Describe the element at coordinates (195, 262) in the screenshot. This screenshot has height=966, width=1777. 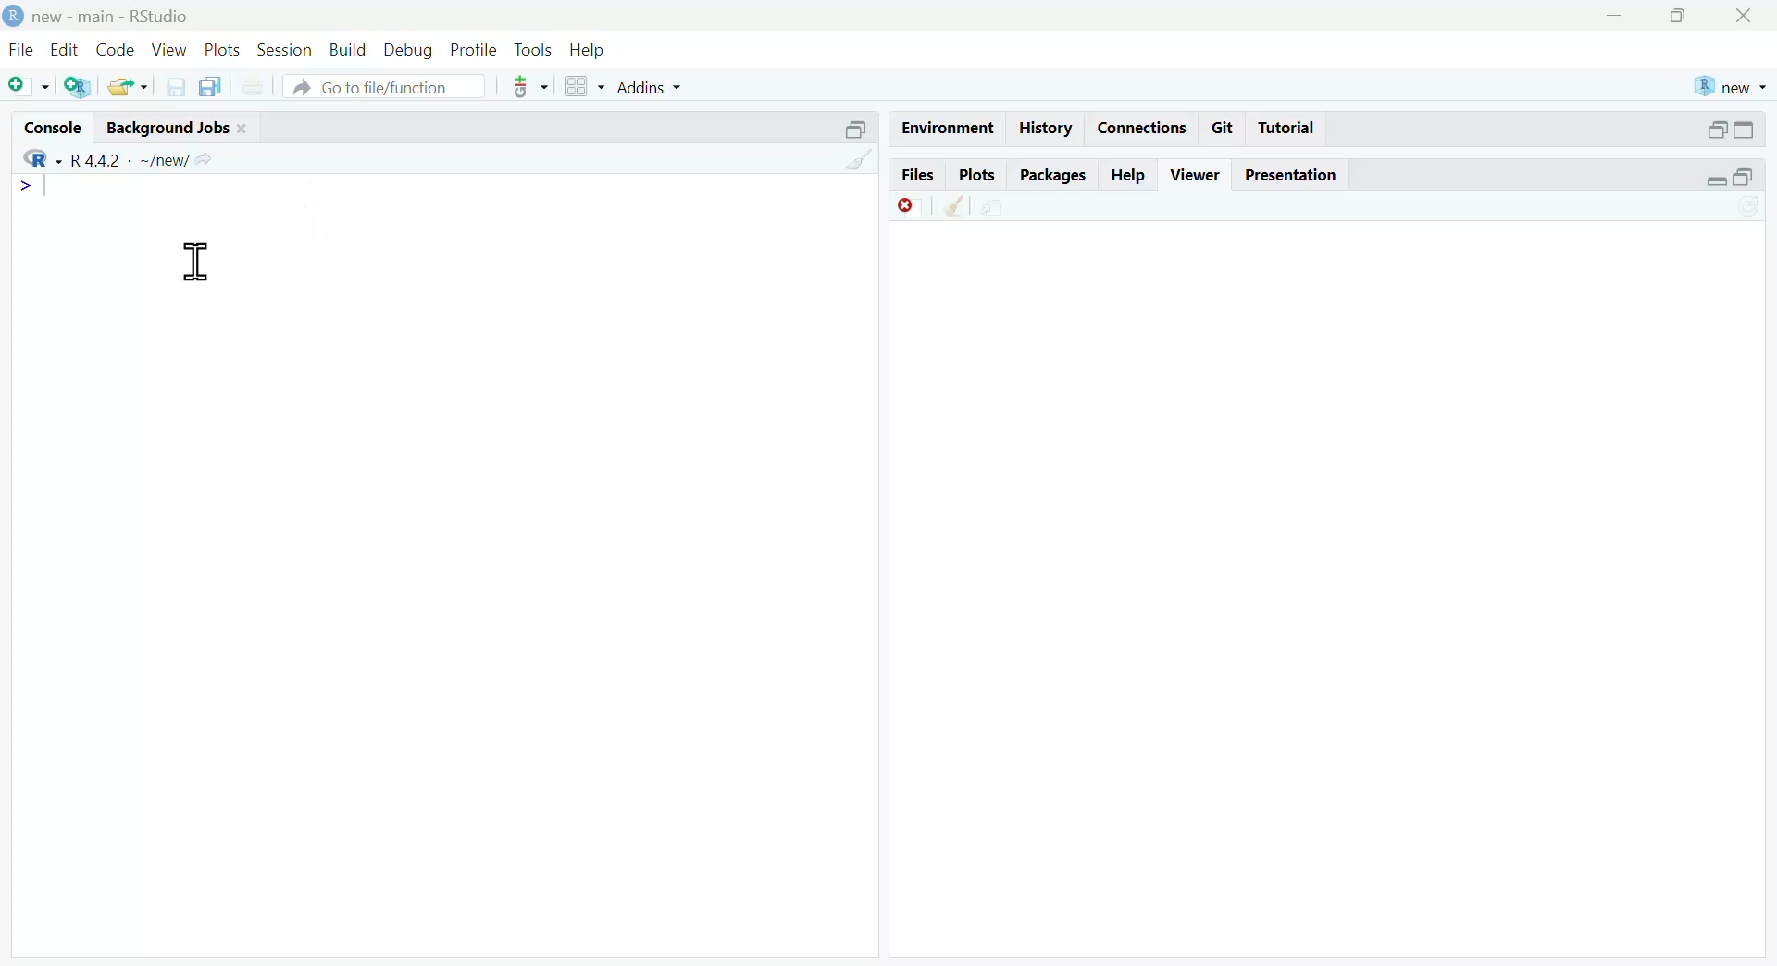
I see `text cursor` at that location.